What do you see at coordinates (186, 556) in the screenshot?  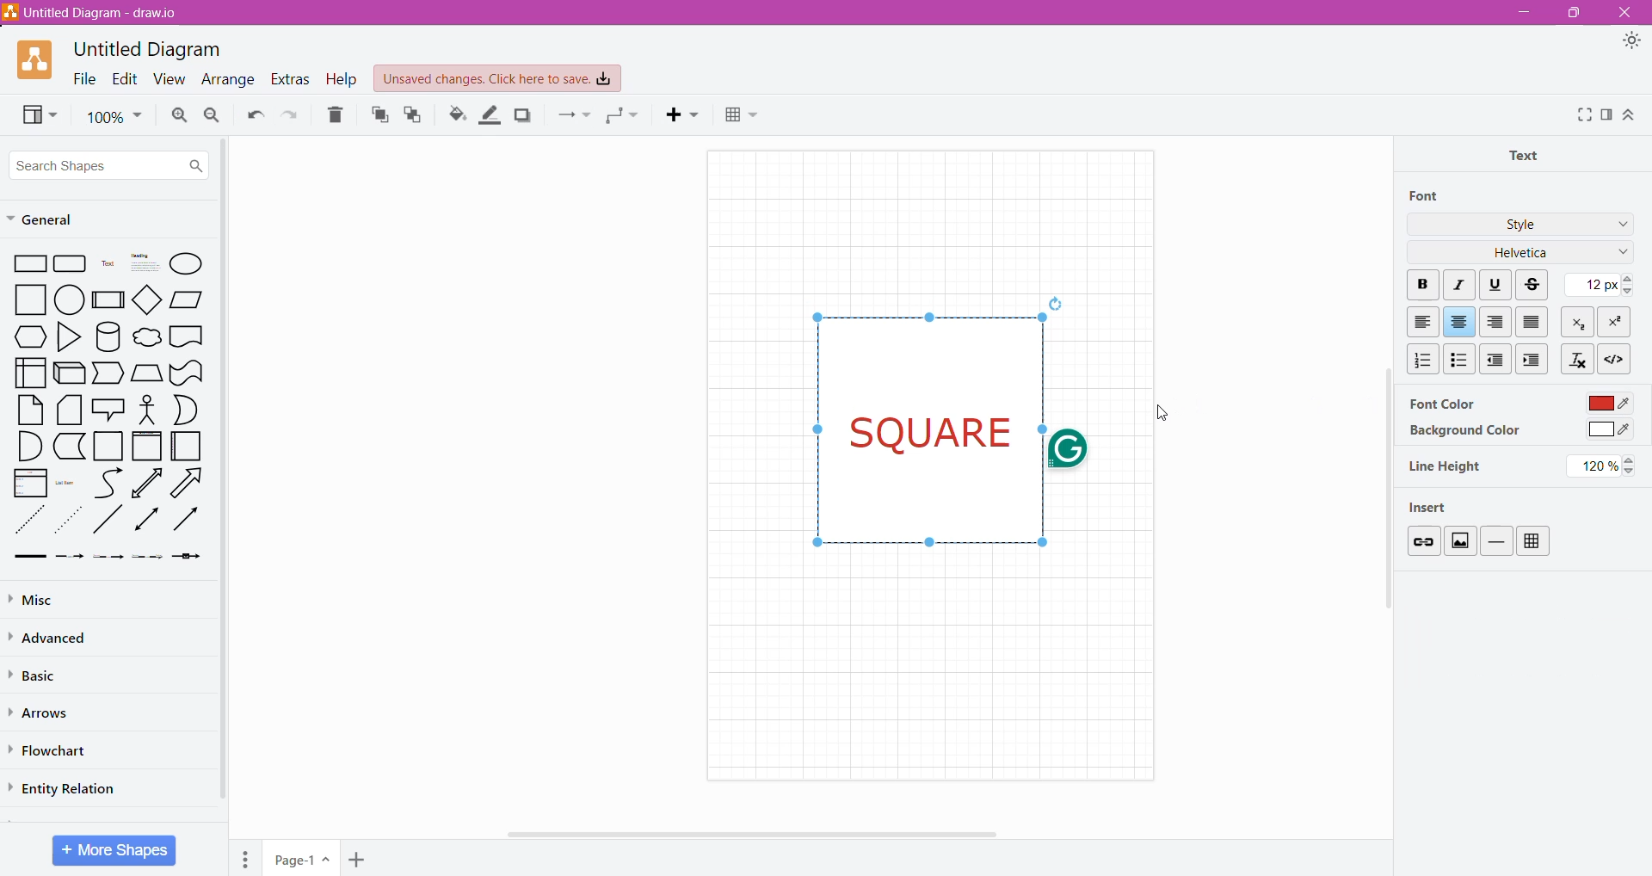 I see `Arrow with a Box` at bounding box center [186, 556].